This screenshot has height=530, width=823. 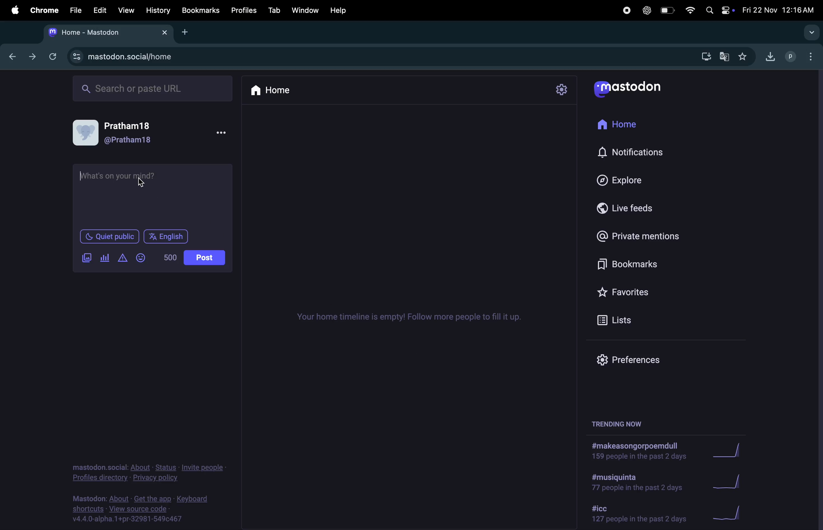 What do you see at coordinates (305, 9) in the screenshot?
I see `window` at bounding box center [305, 9].